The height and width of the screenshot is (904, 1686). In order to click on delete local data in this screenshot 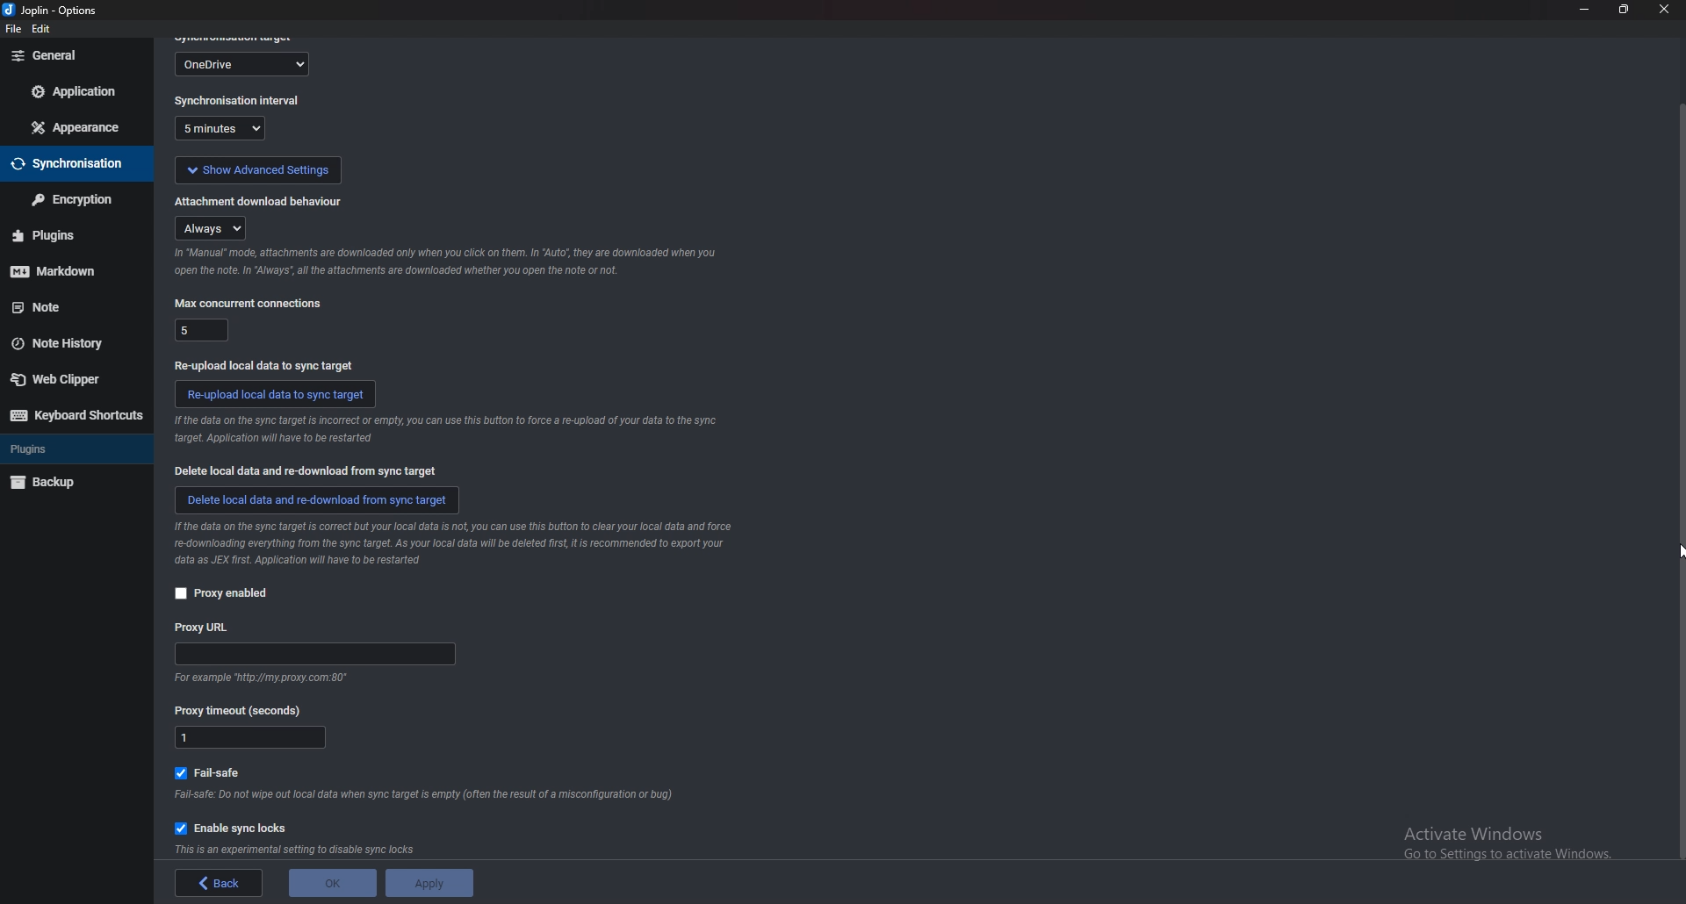, I will do `click(311, 471)`.